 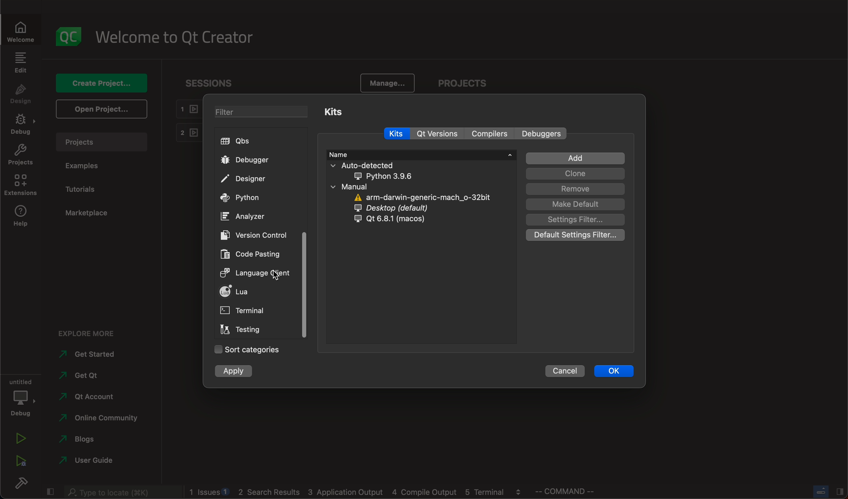 I want to click on account, so click(x=87, y=398).